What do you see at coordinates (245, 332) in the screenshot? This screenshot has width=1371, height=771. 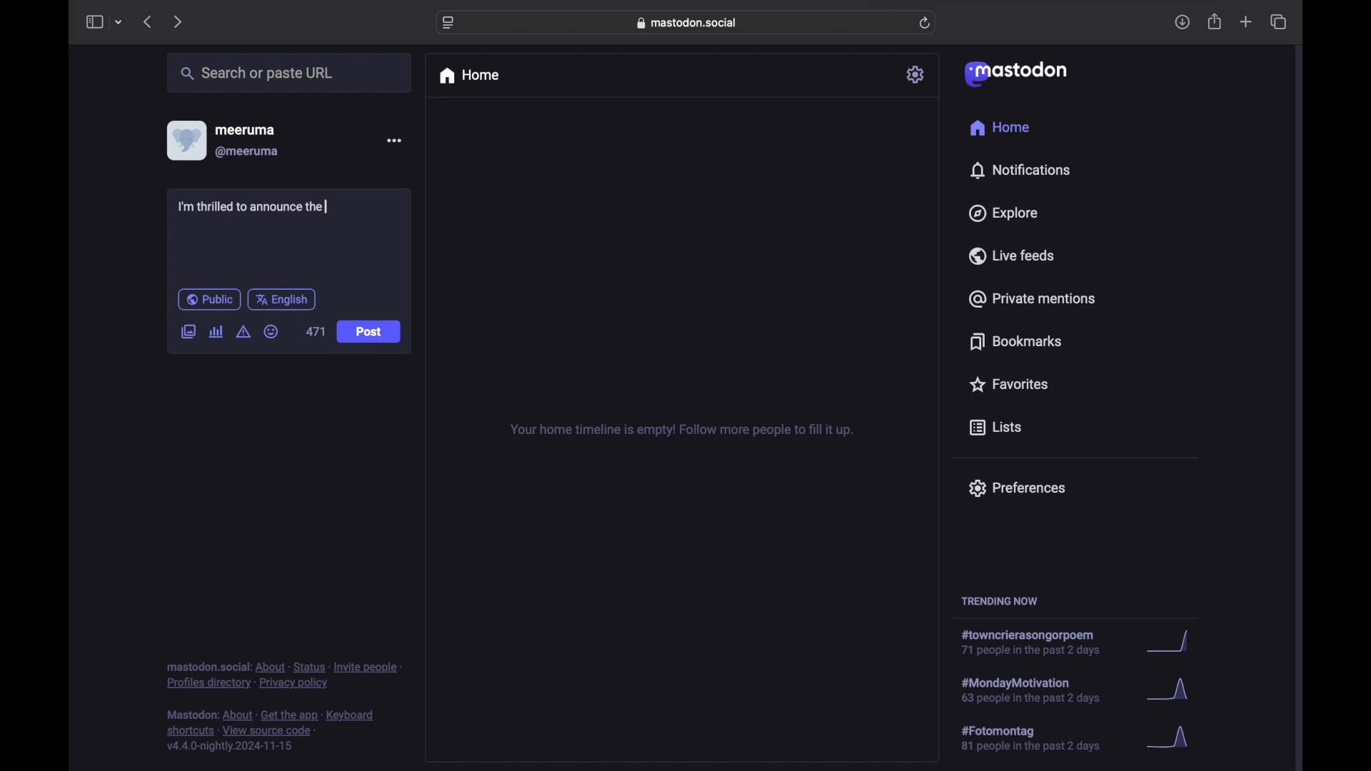 I see `add content warning` at bounding box center [245, 332].